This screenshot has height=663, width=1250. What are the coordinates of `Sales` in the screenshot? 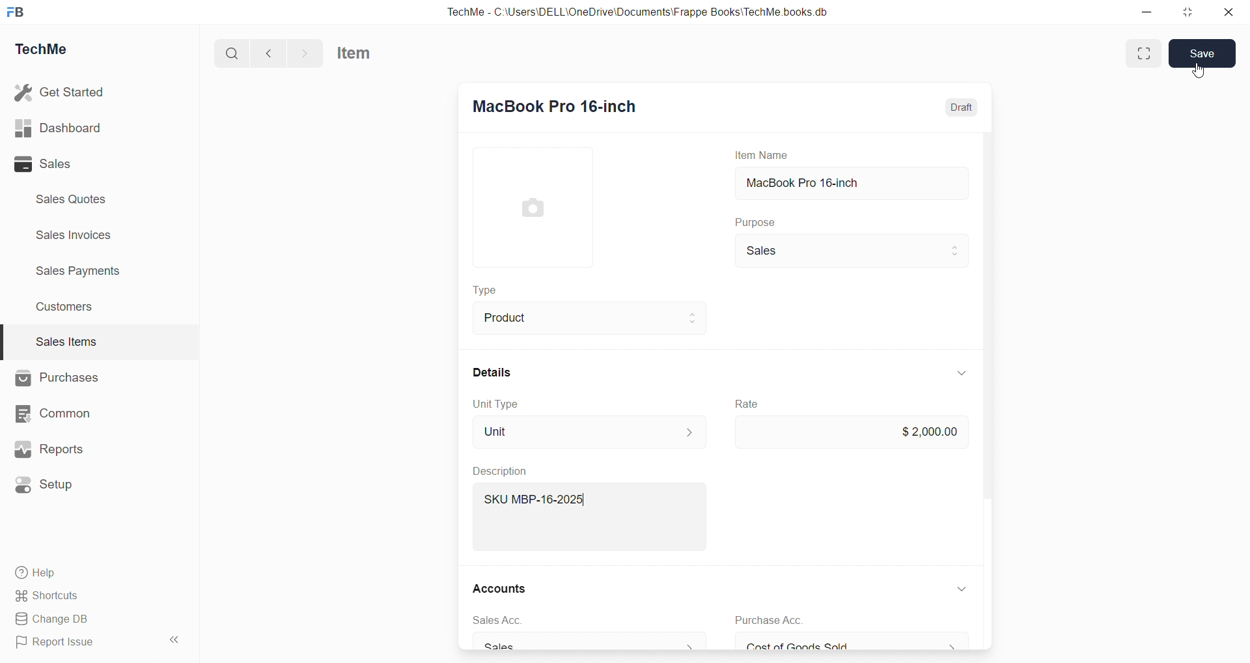 It's located at (589, 643).